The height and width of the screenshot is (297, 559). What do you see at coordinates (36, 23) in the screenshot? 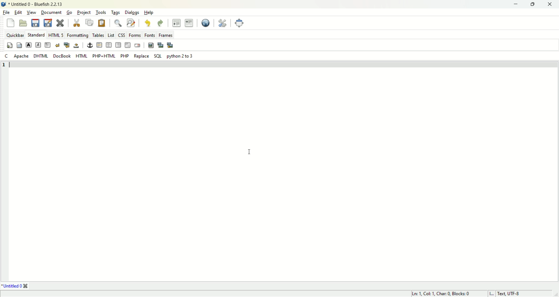
I see `save` at bounding box center [36, 23].